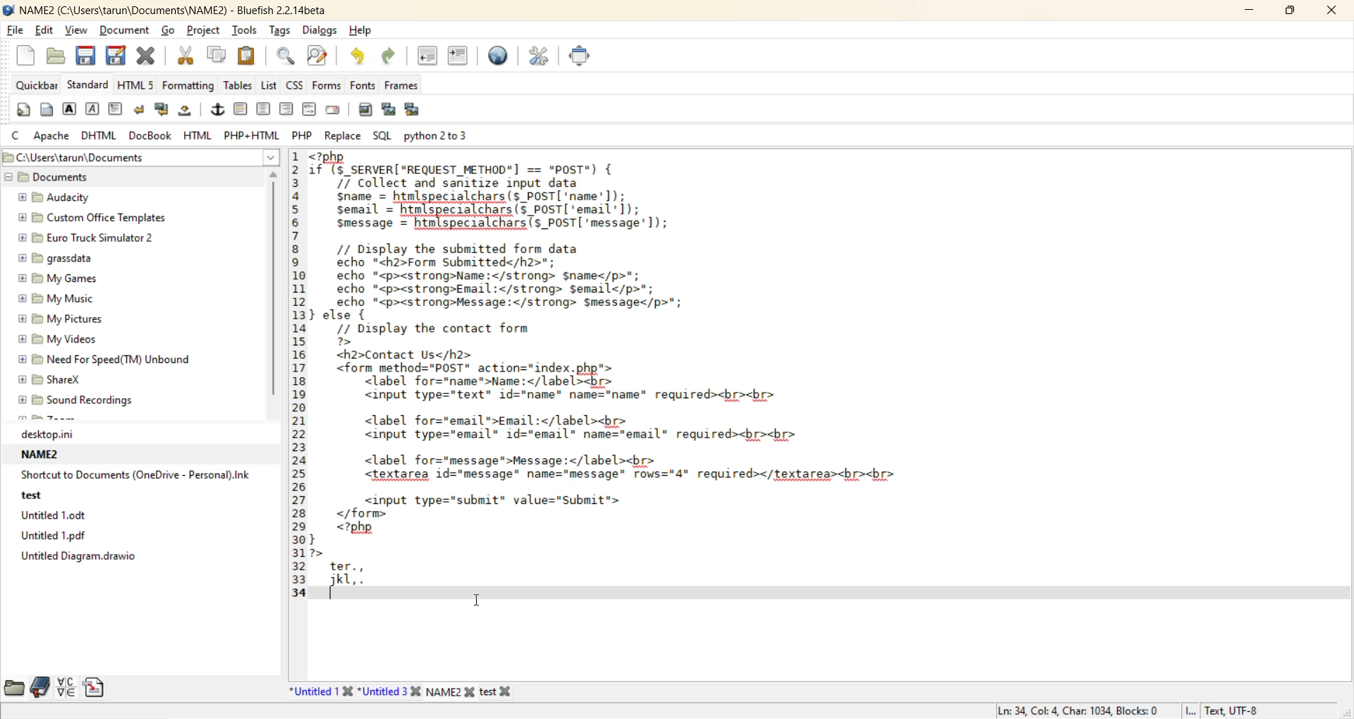 This screenshot has height=719, width=1354. I want to click on docbook, so click(153, 135).